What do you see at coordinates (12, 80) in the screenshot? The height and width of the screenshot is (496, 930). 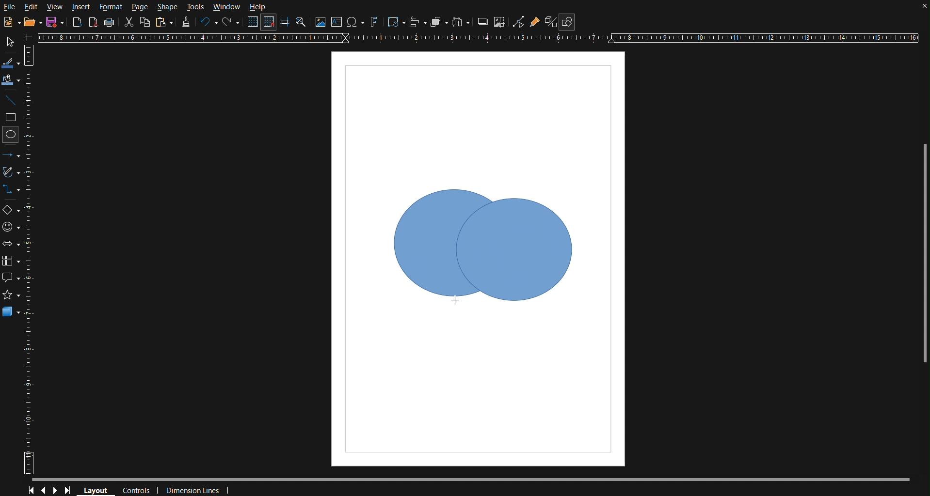 I see `Fill Color` at bounding box center [12, 80].